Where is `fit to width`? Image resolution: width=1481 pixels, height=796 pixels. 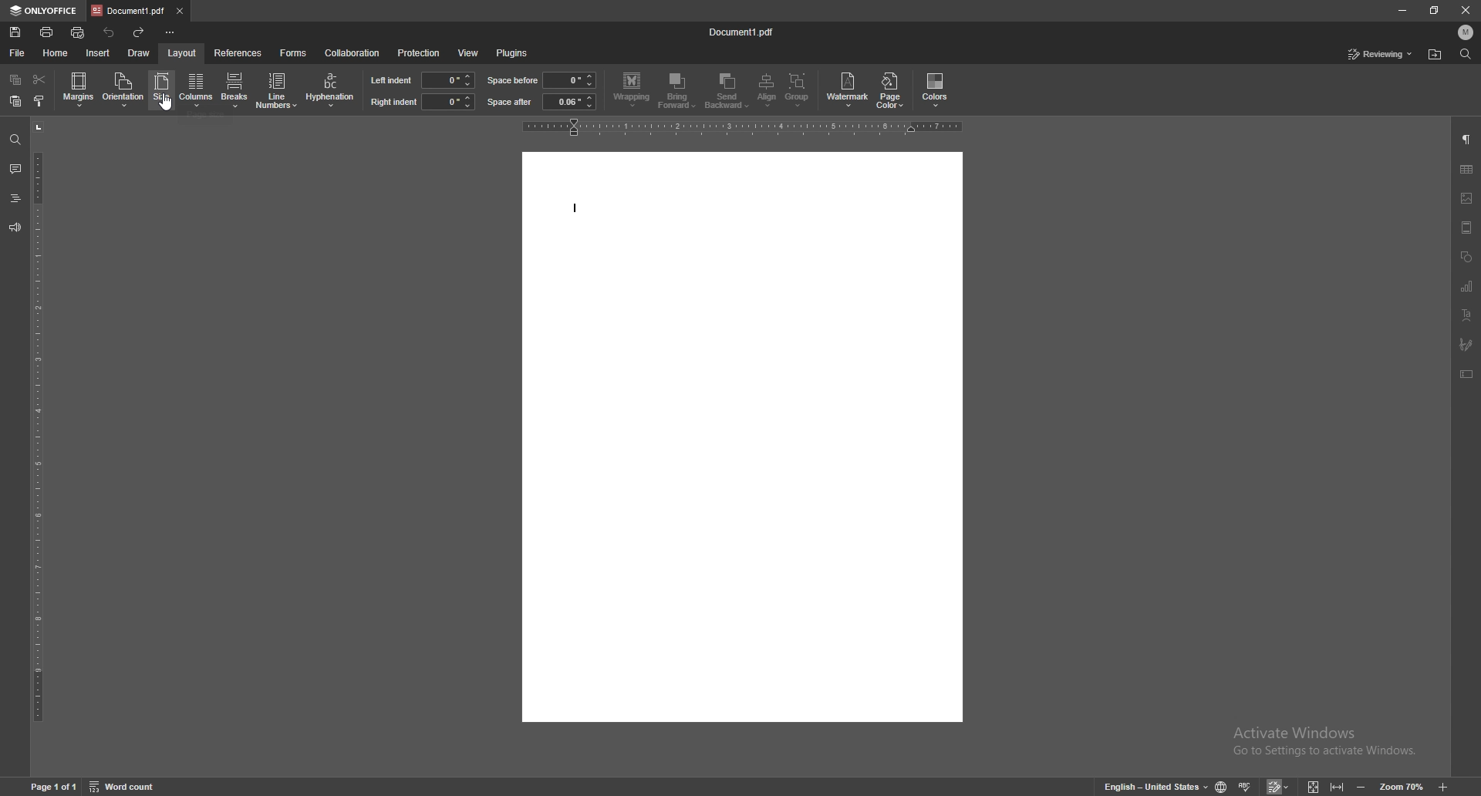
fit to width is located at coordinates (1339, 786).